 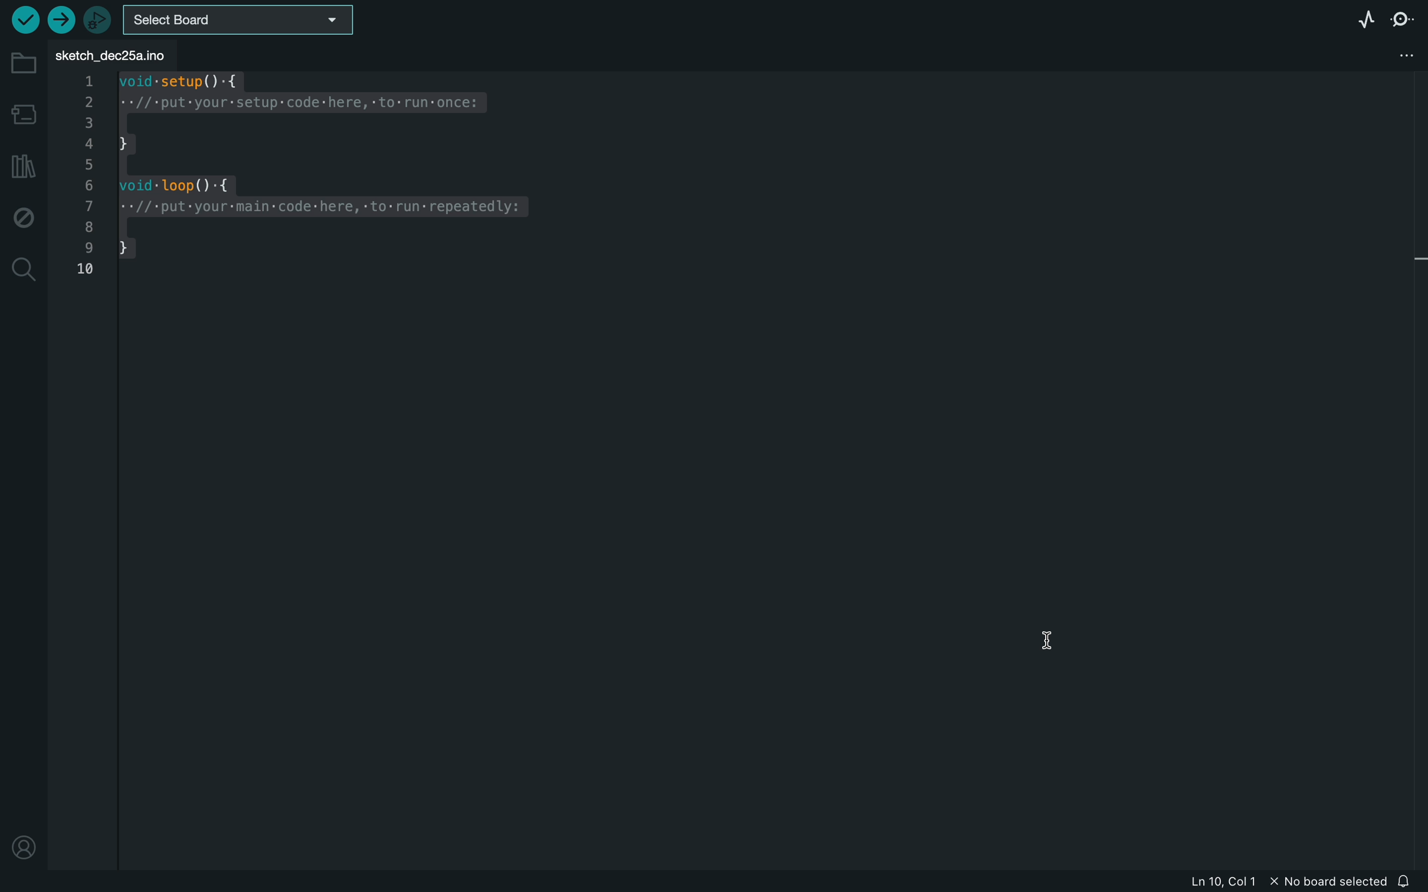 What do you see at coordinates (61, 20) in the screenshot?
I see `upload` at bounding box center [61, 20].